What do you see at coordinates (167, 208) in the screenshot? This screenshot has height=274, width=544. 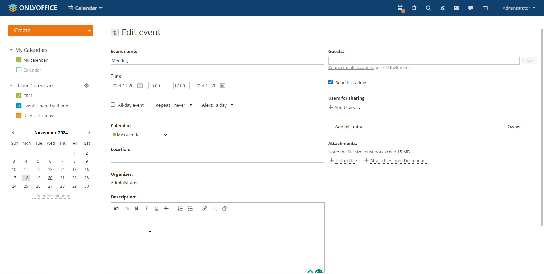 I see `strikethrough` at bounding box center [167, 208].